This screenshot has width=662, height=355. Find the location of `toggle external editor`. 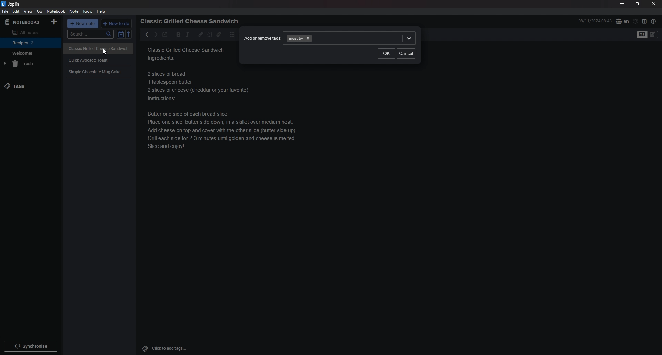

toggle external editor is located at coordinates (165, 35).